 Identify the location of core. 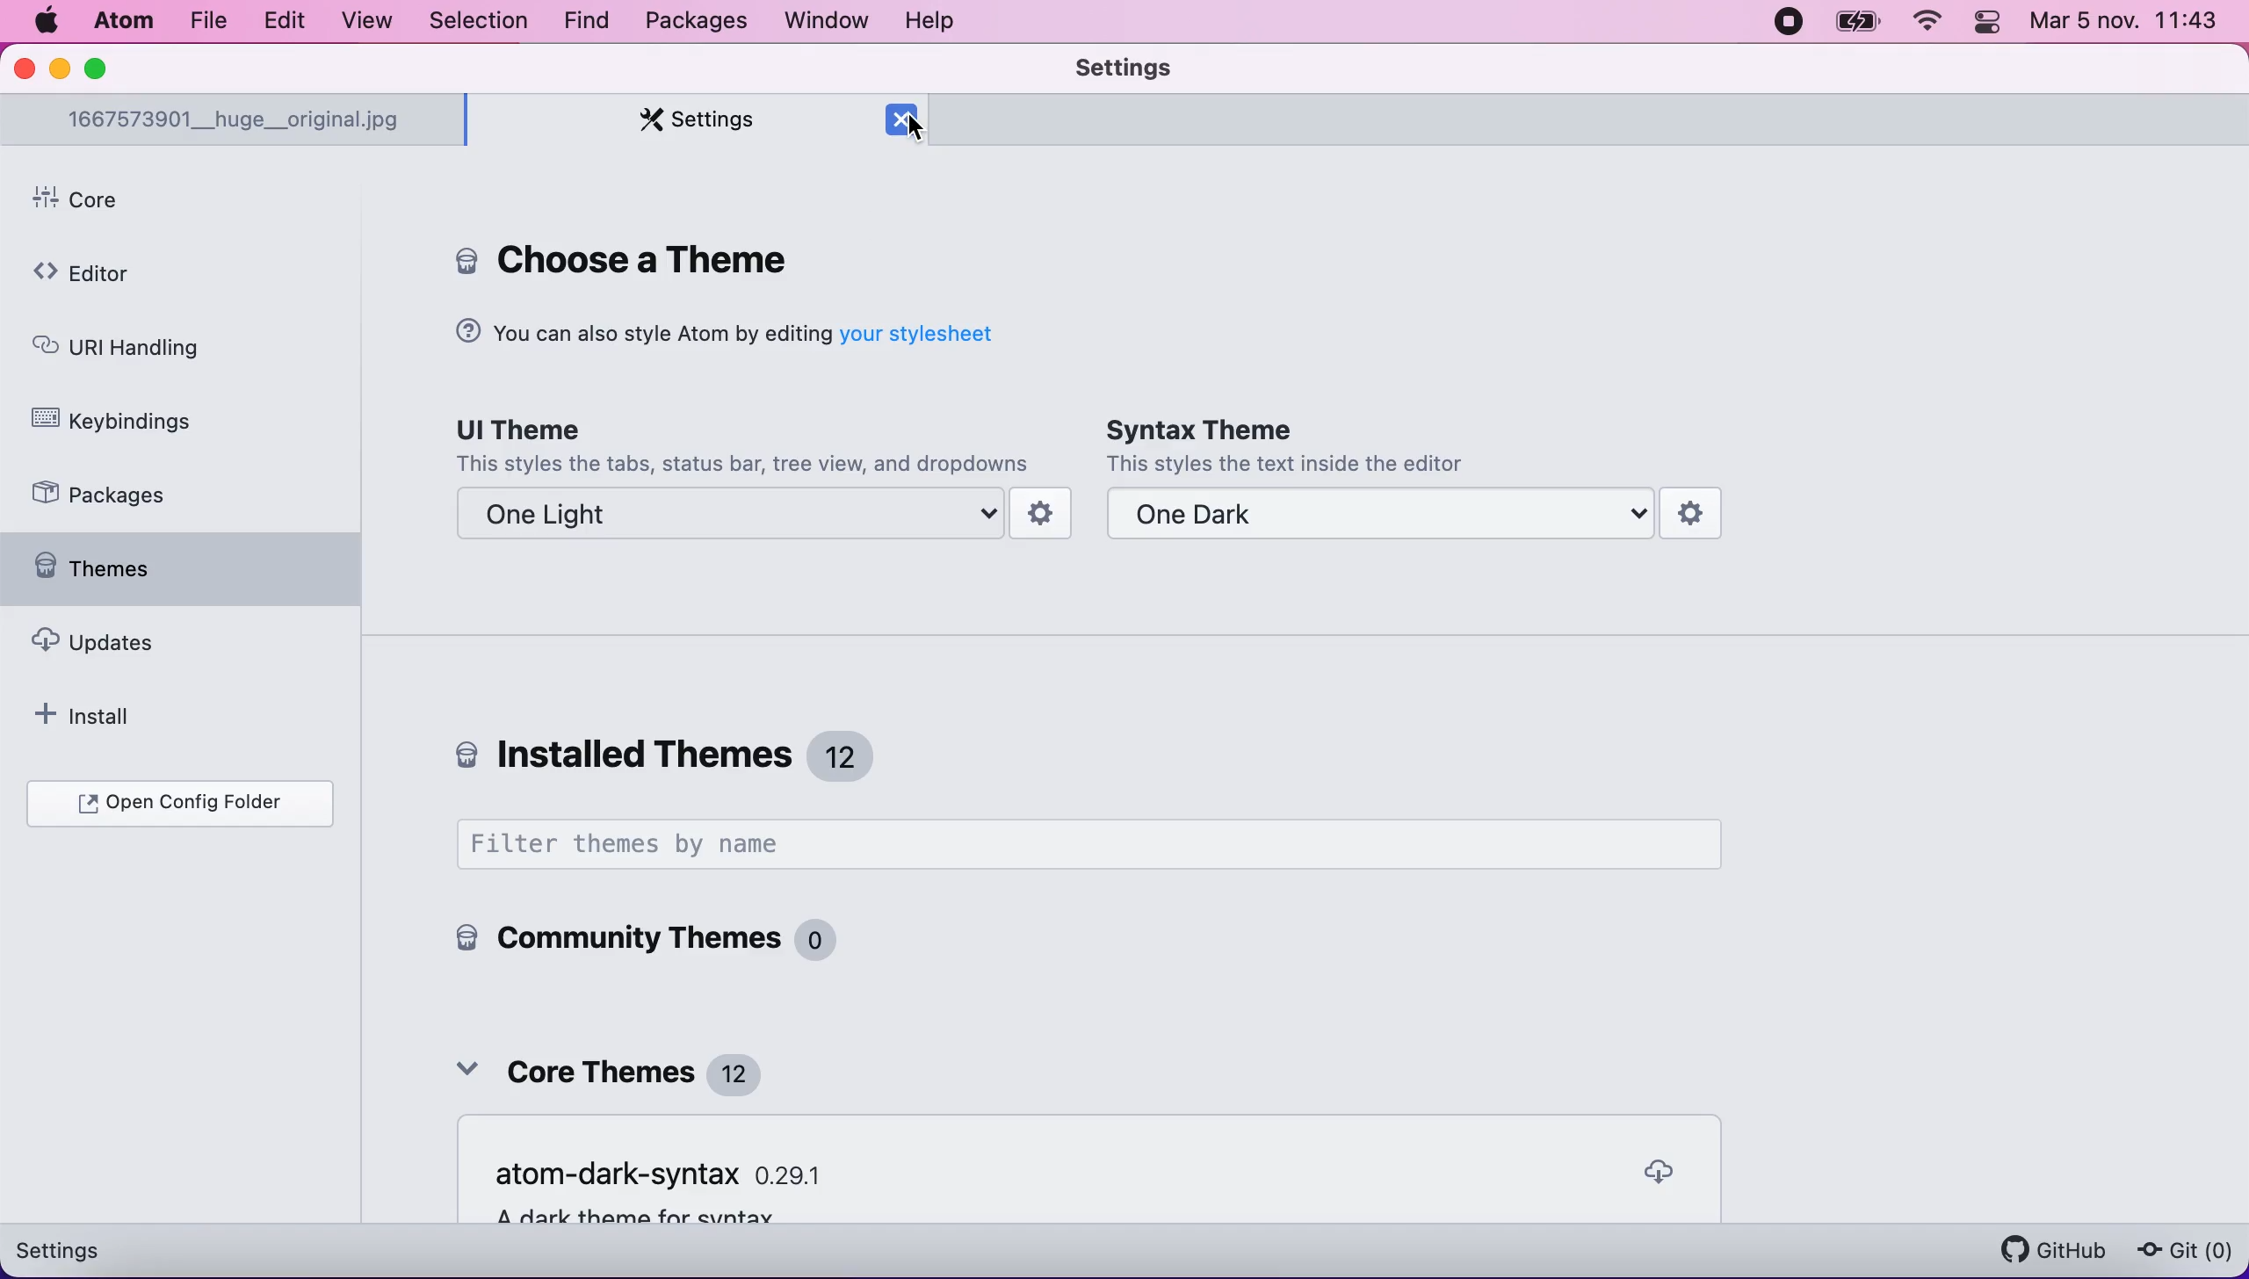
(190, 202).